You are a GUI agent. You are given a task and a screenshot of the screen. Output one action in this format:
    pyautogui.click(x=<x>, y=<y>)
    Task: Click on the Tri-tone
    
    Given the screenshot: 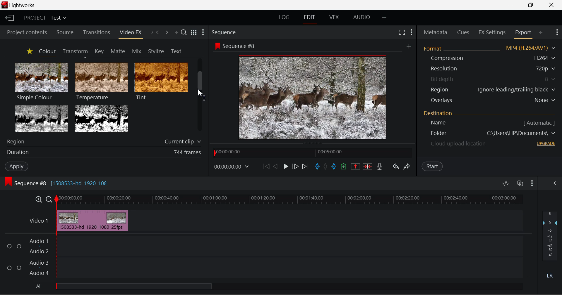 What is the action you would take?
    pyautogui.click(x=42, y=118)
    